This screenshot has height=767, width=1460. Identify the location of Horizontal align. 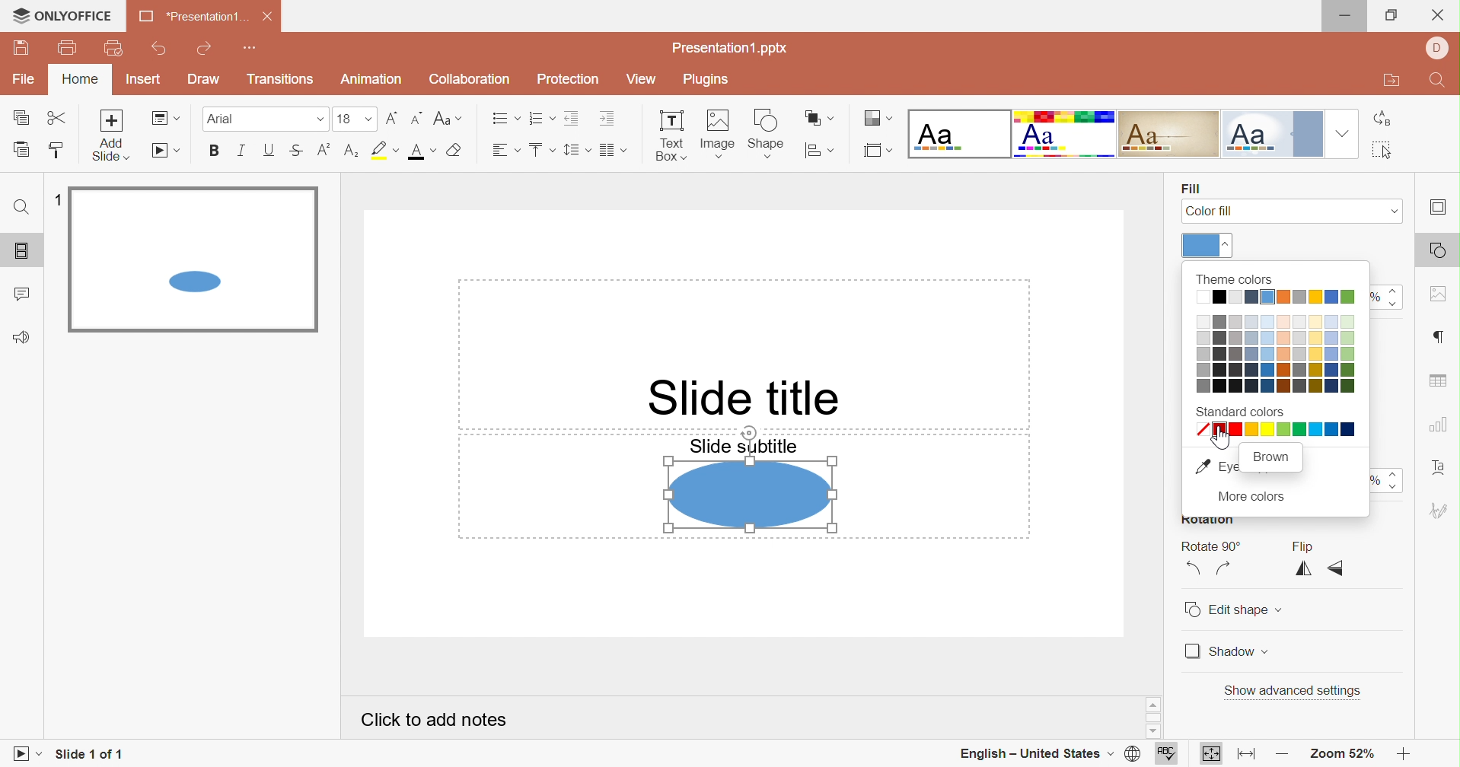
(503, 151).